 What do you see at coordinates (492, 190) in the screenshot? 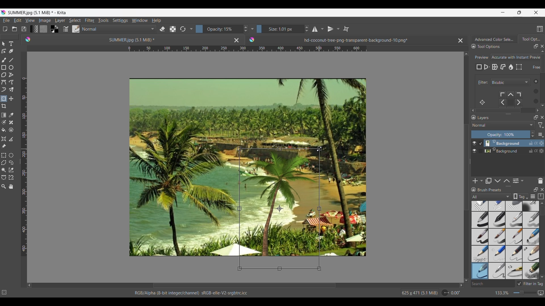
I see `Brush Presets` at bounding box center [492, 190].